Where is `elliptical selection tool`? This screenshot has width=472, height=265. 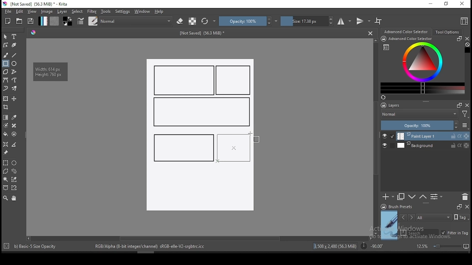 elliptical selection tool is located at coordinates (14, 163).